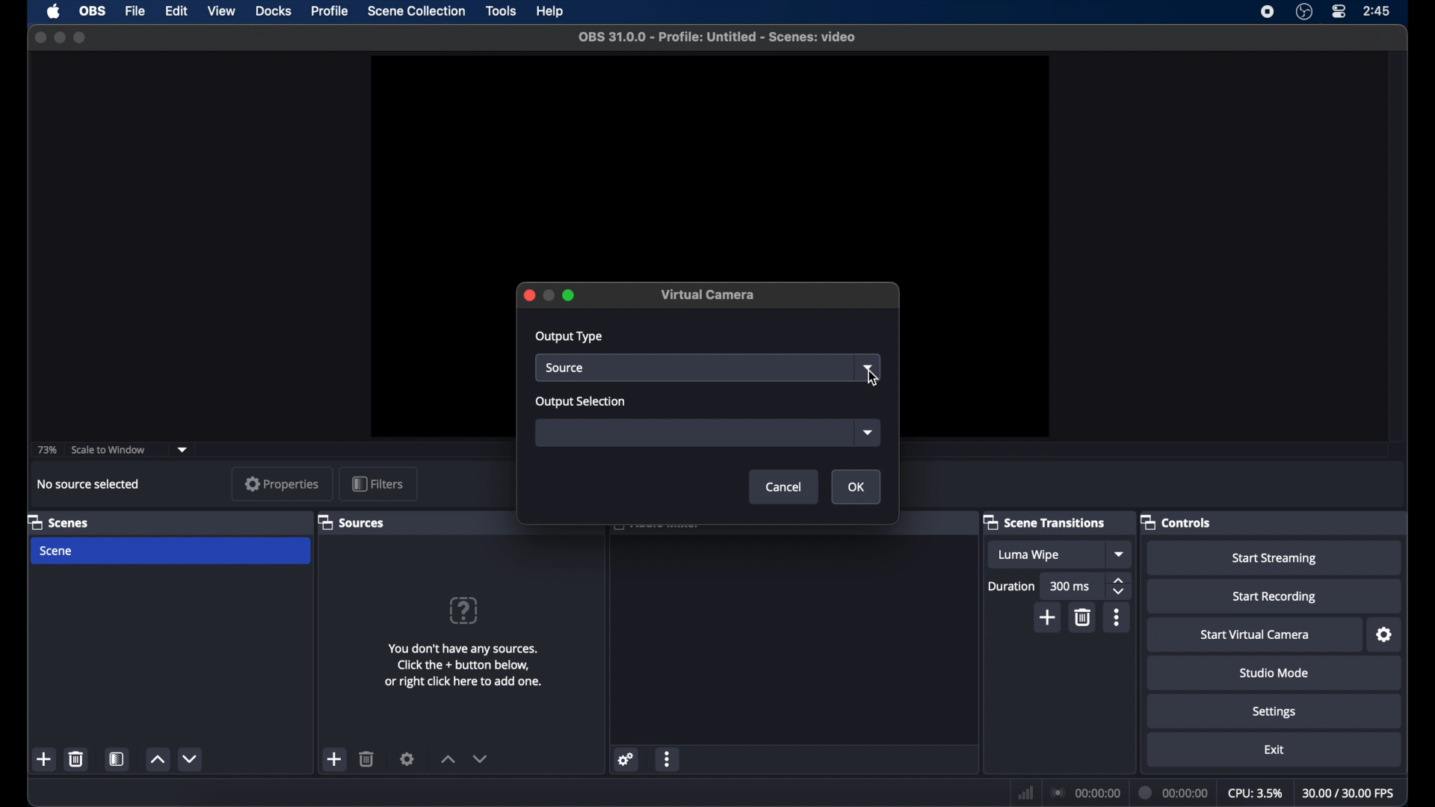  Describe the element at coordinates (335, 759) in the screenshot. I see `add` at that location.